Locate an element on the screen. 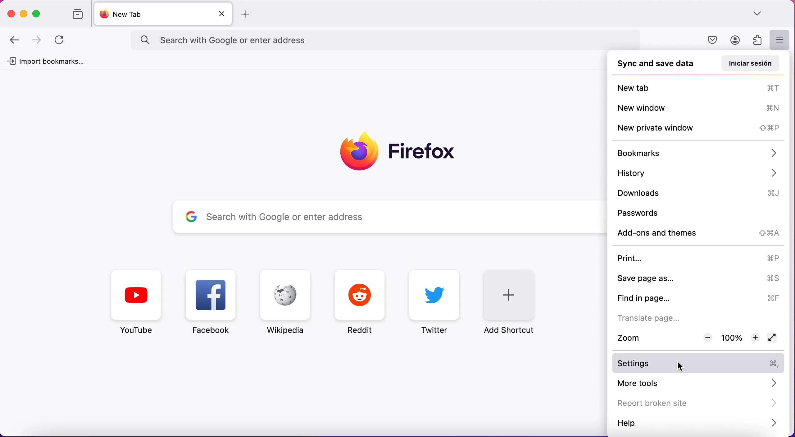 Image resolution: width=795 pixels, height=437 pixels. Reddit is located at coordinates (361, 303).